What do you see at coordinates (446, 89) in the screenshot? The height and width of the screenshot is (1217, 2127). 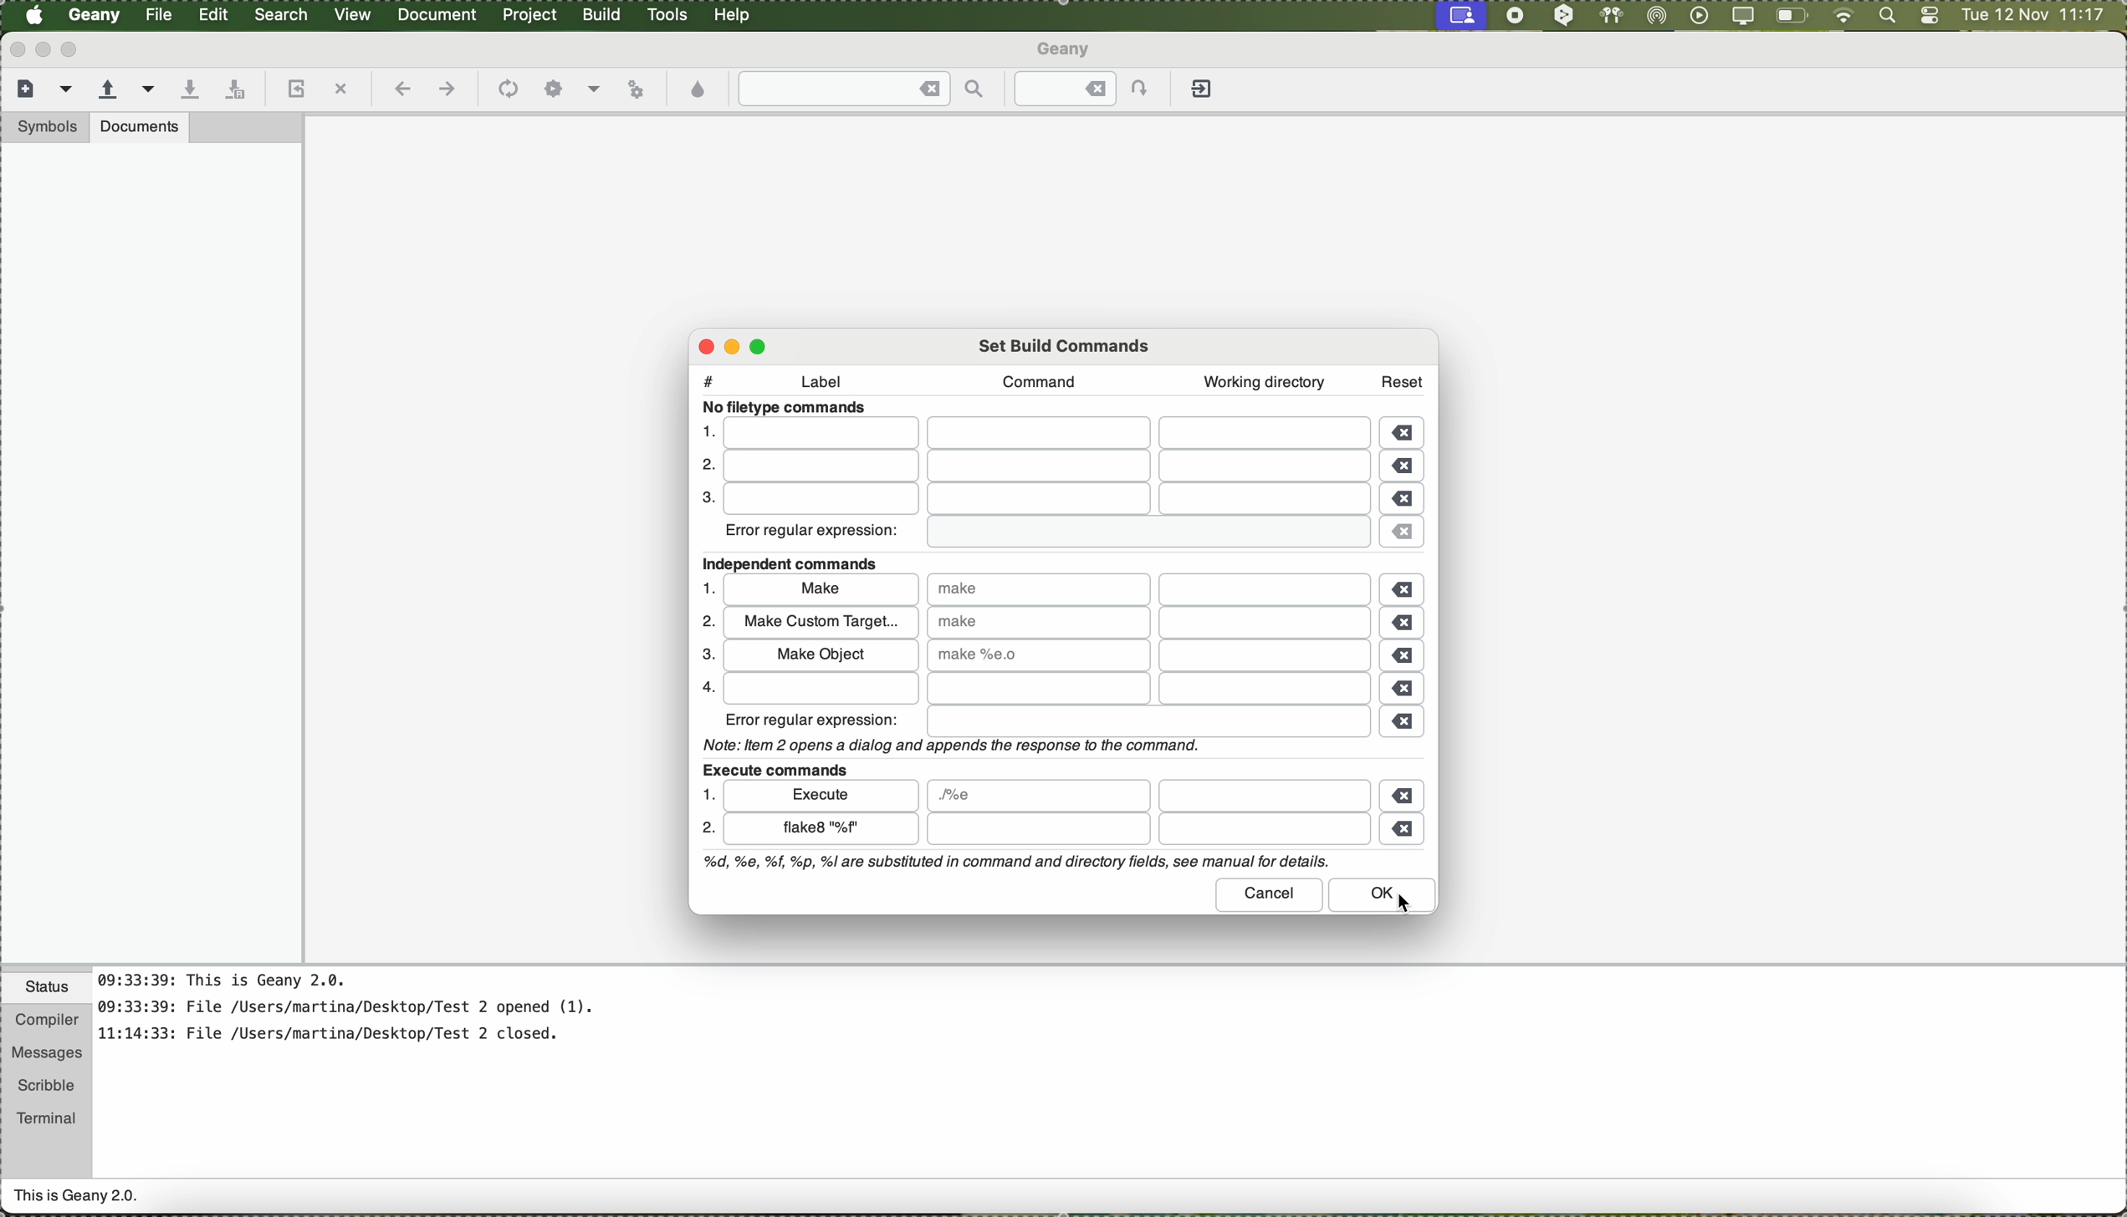 I see `navigate foward a location` at bounding box center [446, 89].